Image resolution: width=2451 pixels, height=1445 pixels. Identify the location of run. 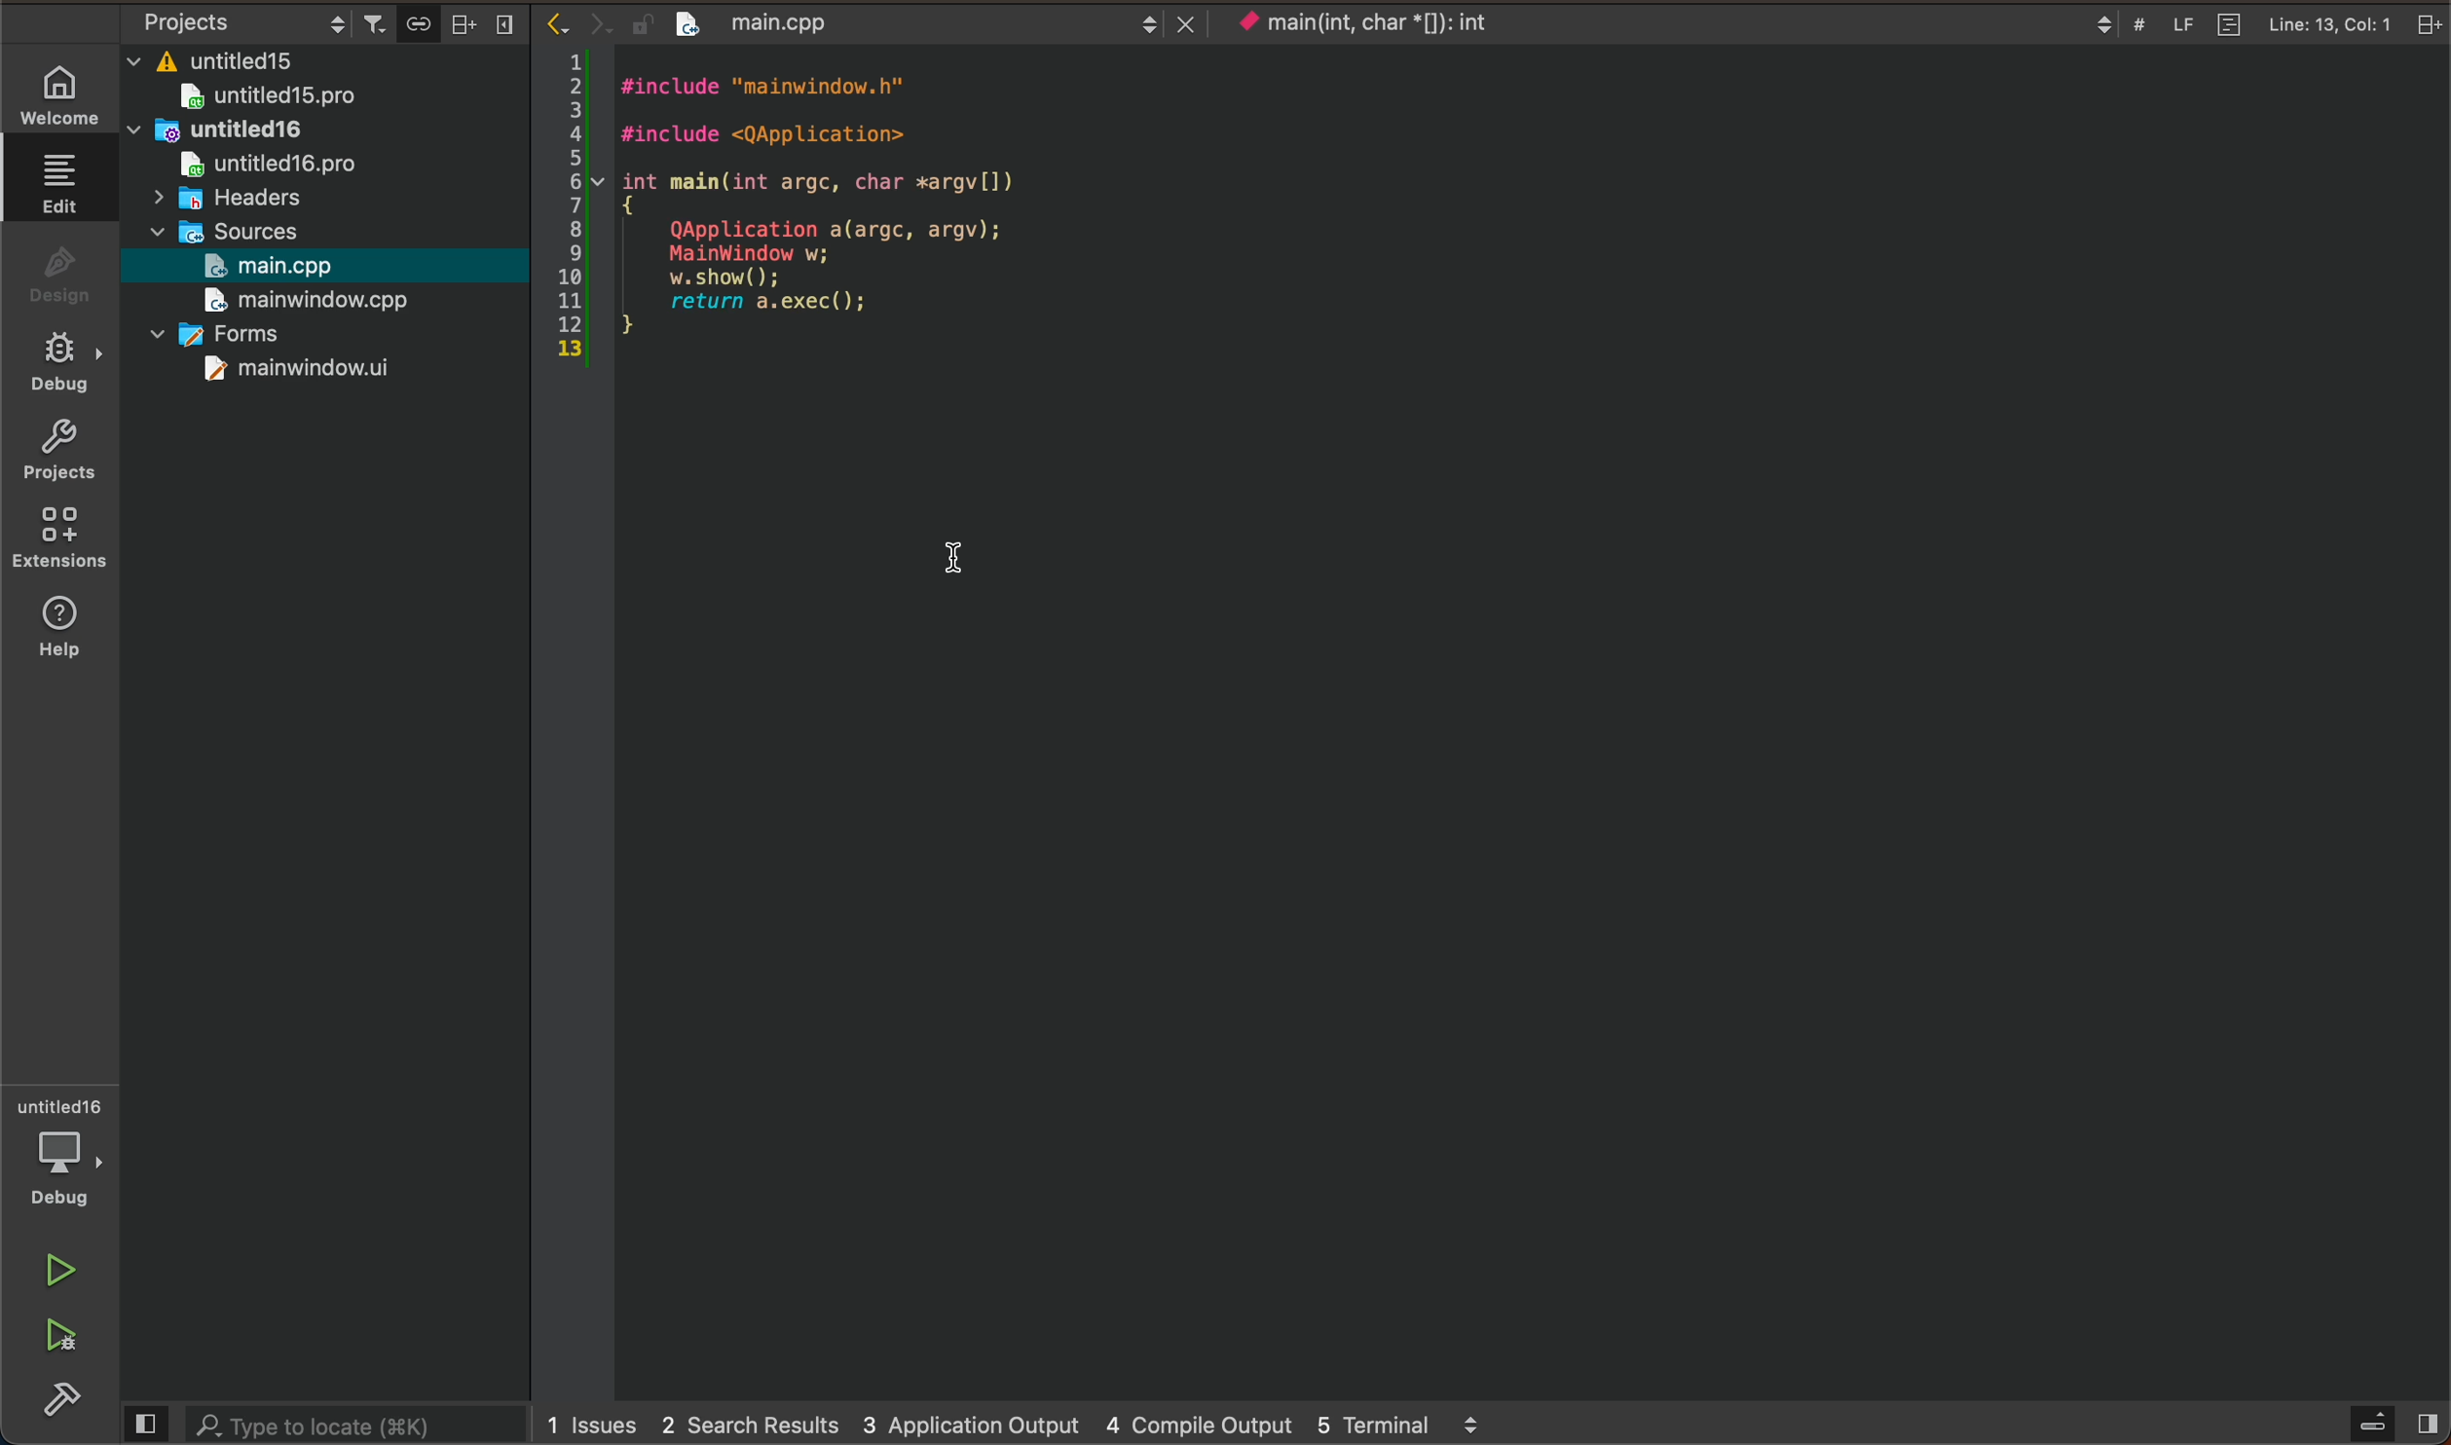
(57, 1269).